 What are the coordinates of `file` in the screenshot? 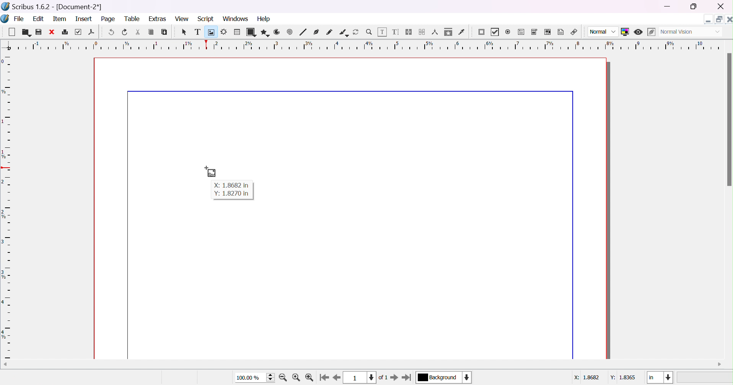 It's located at (19, 18).